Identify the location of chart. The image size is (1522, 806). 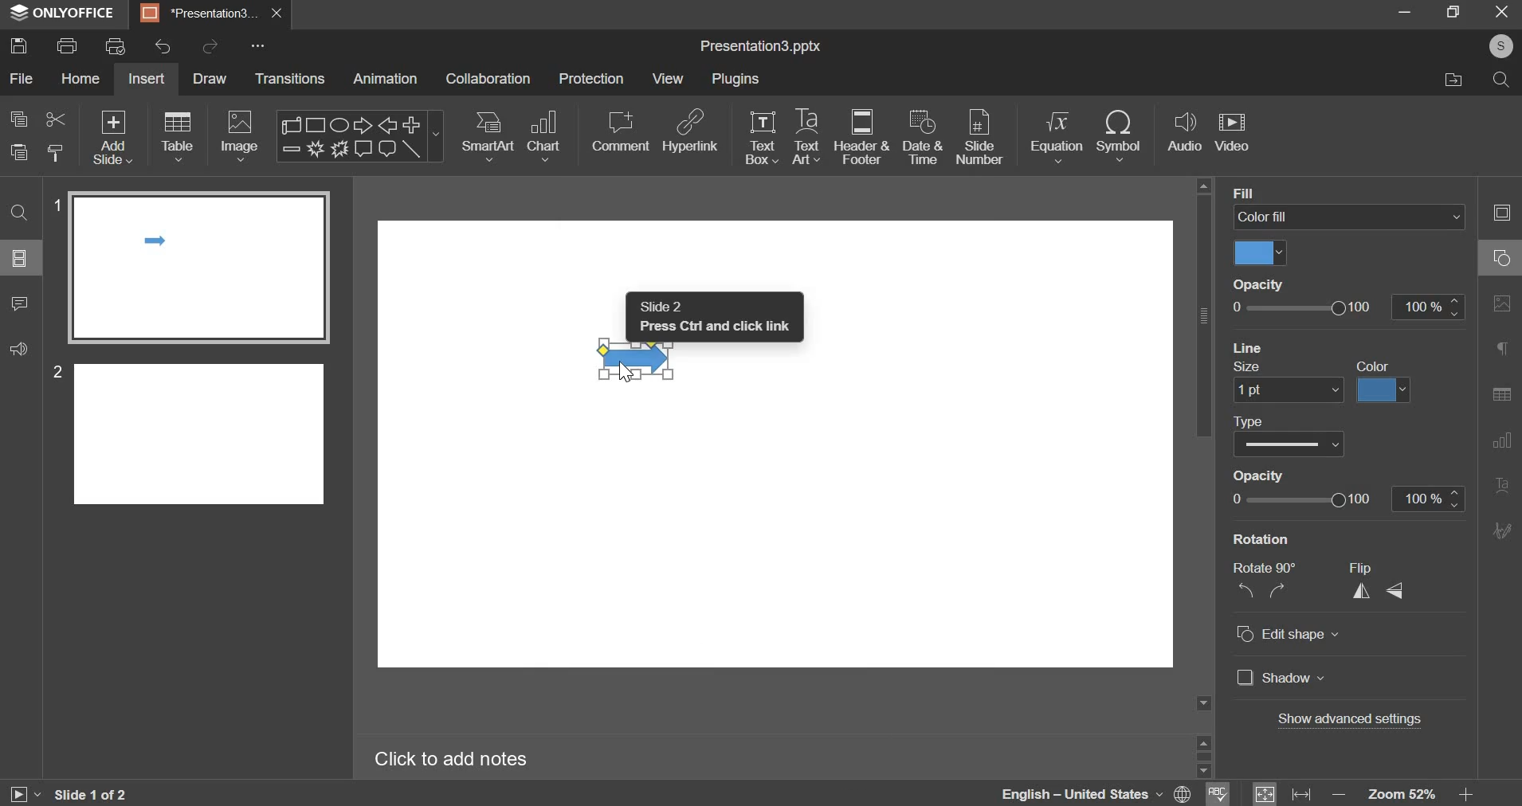
(546, 136).